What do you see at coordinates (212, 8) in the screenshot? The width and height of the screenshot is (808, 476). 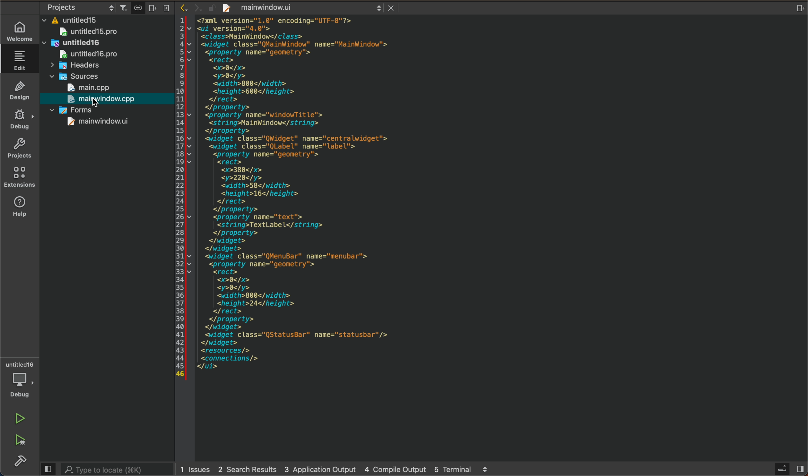 I see `lock/unlock` at bounding box center [212, 8].